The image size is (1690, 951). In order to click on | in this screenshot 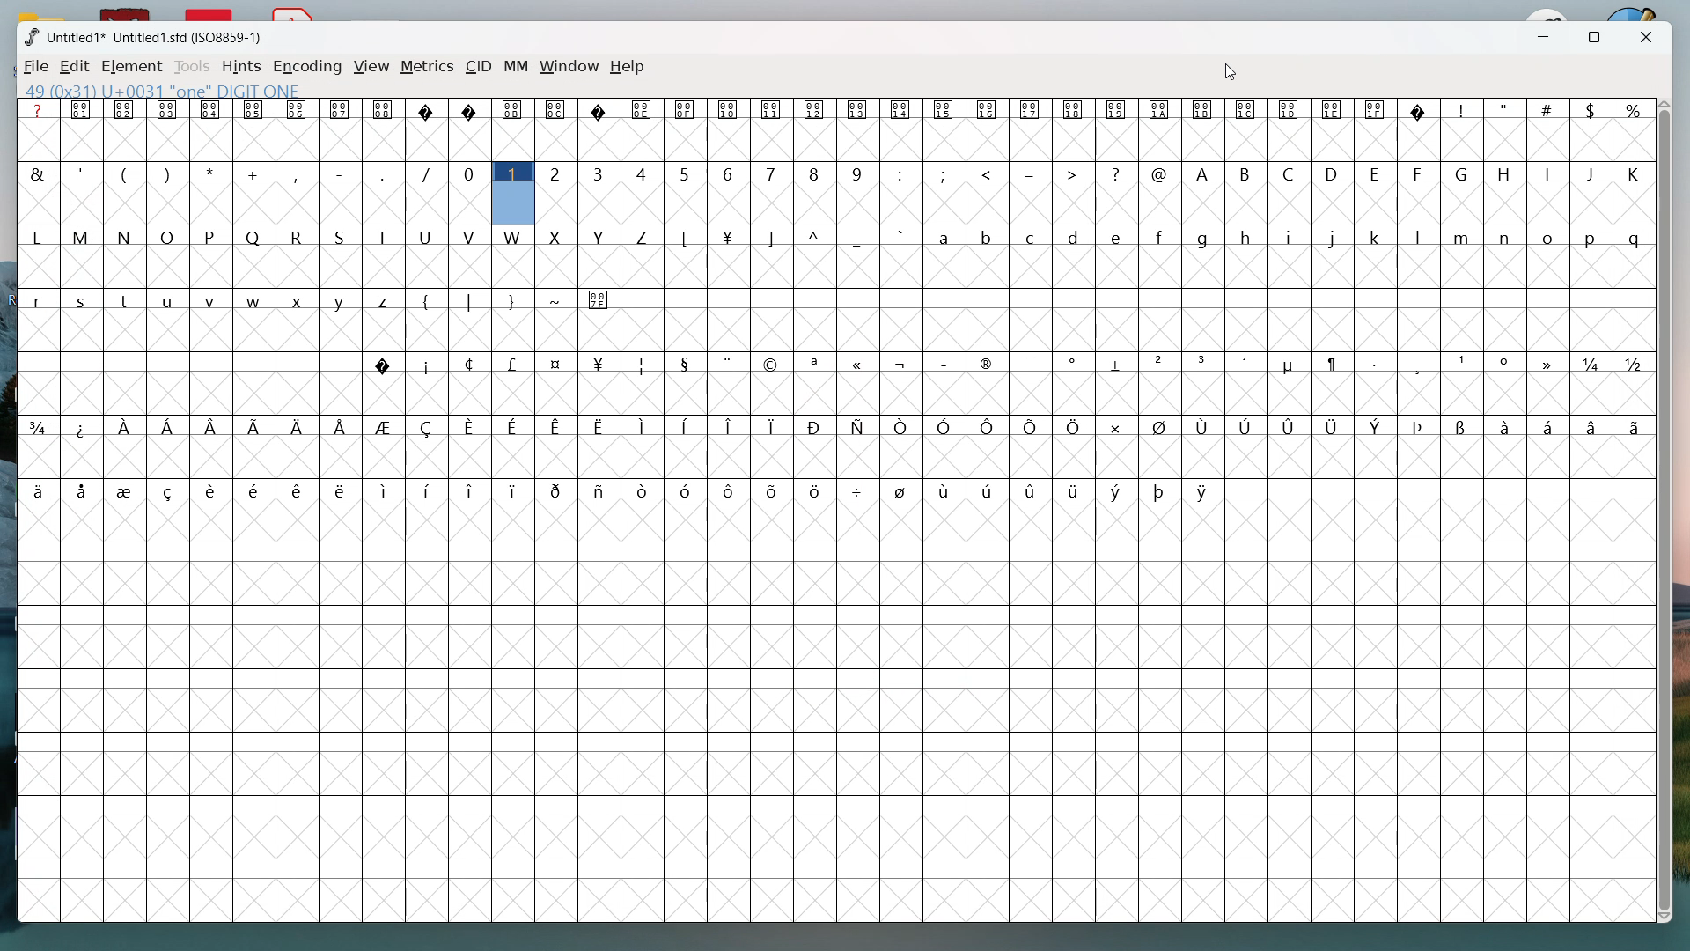, I will do `click(472, 301)`.